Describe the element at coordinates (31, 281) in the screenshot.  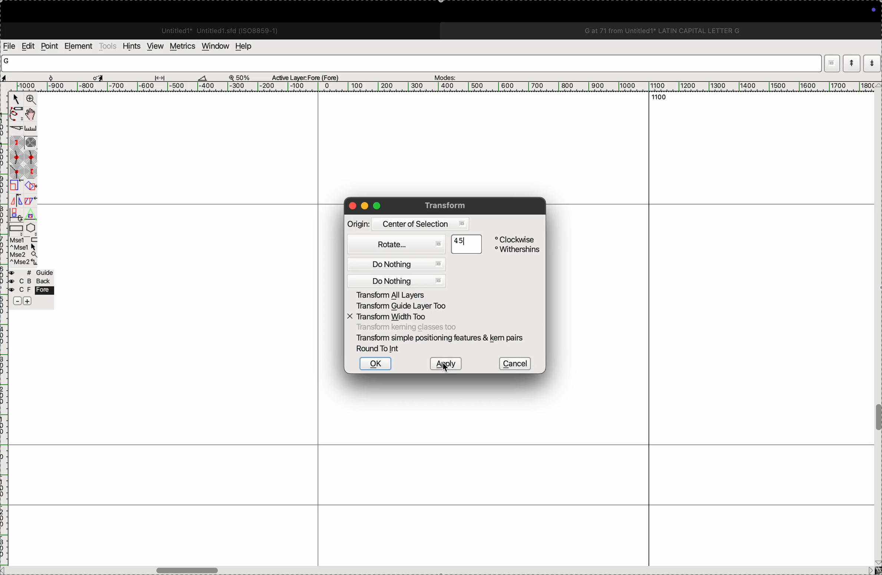
I see `back layer` at that location.